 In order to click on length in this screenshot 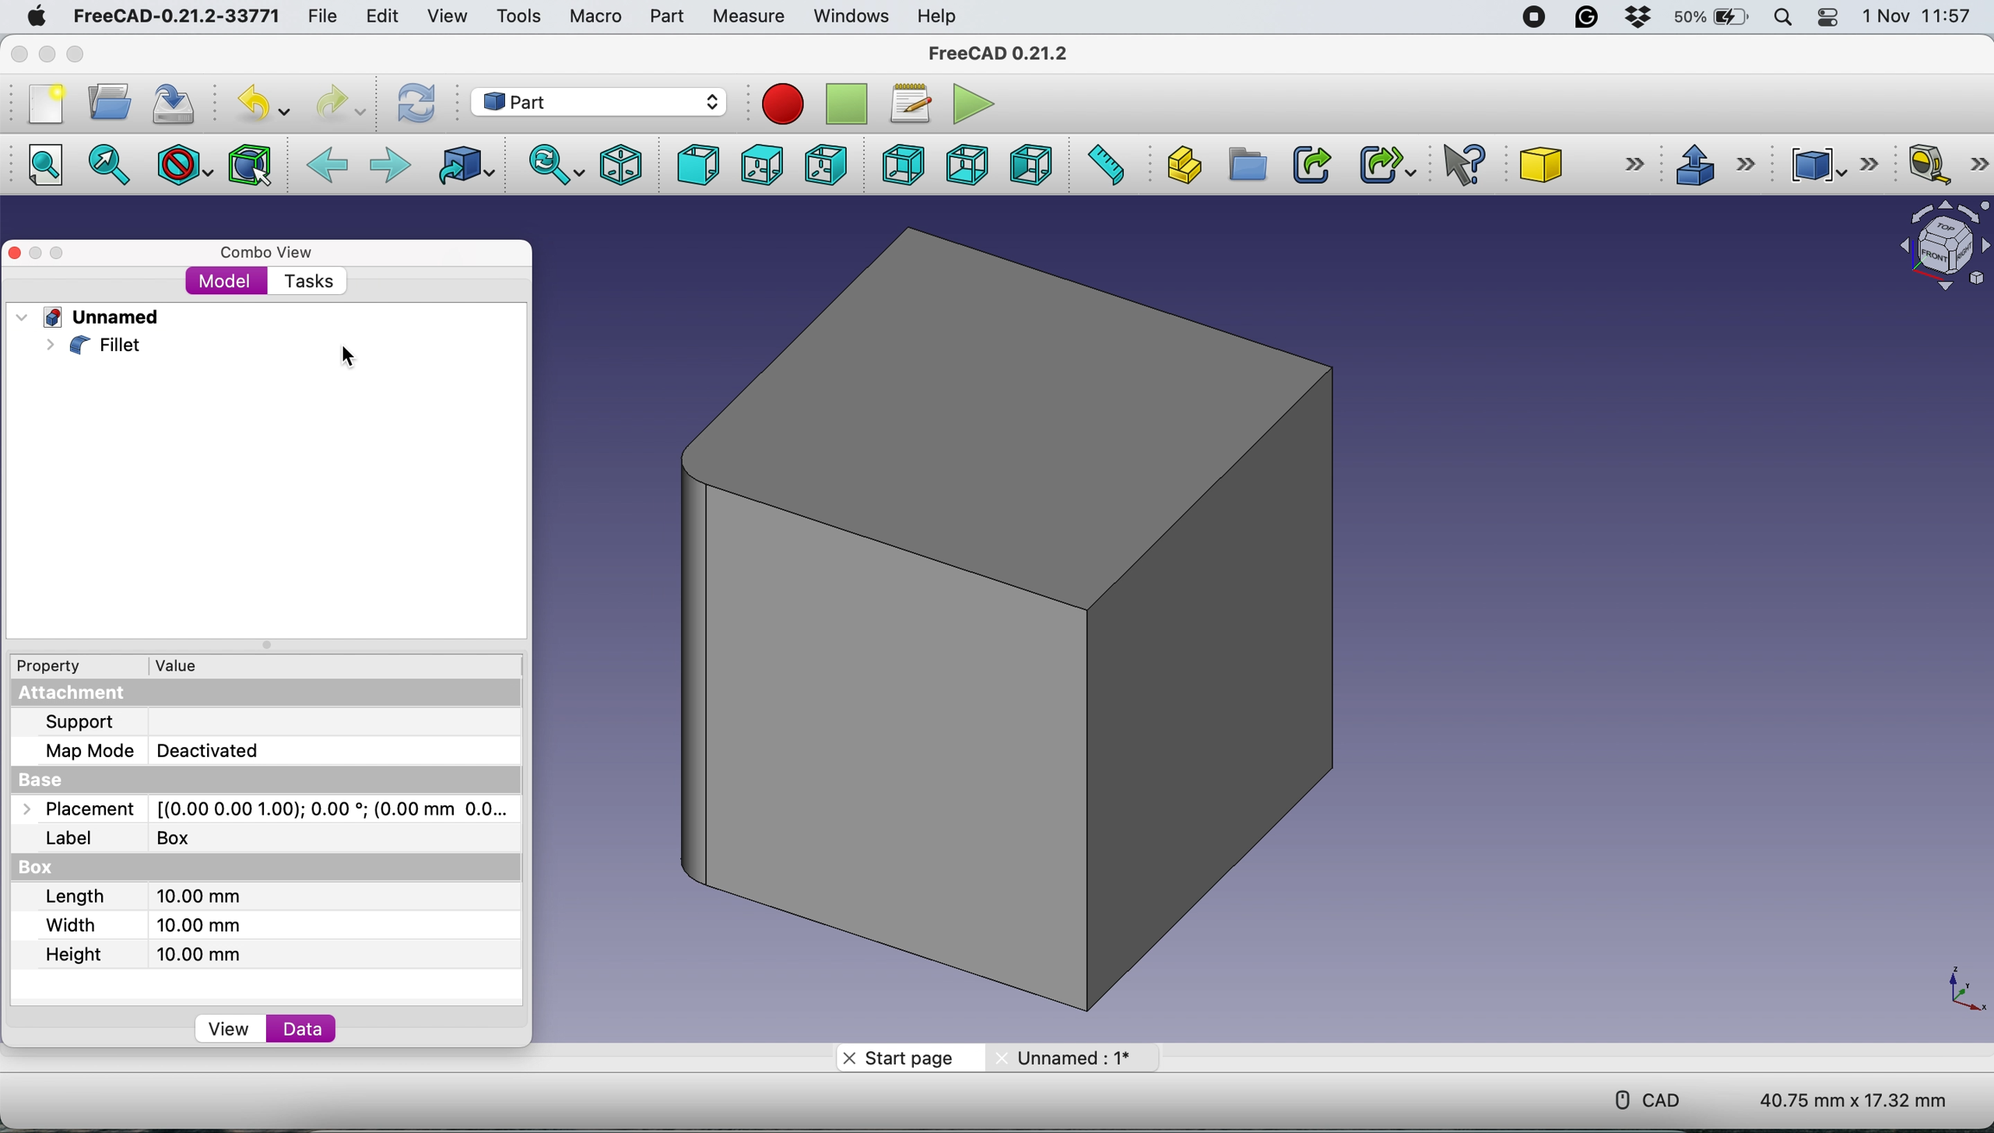, I will do `click(149, 901)`.